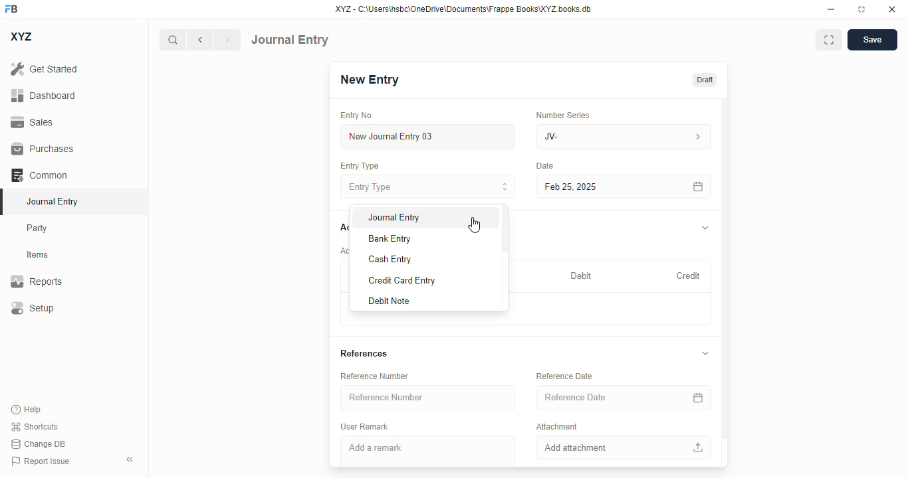 This screenshot has width=908, height=478. What do you see at coordinates (44, 68) in the screenshot?
I see `get started` at bounding box center [44, 68].